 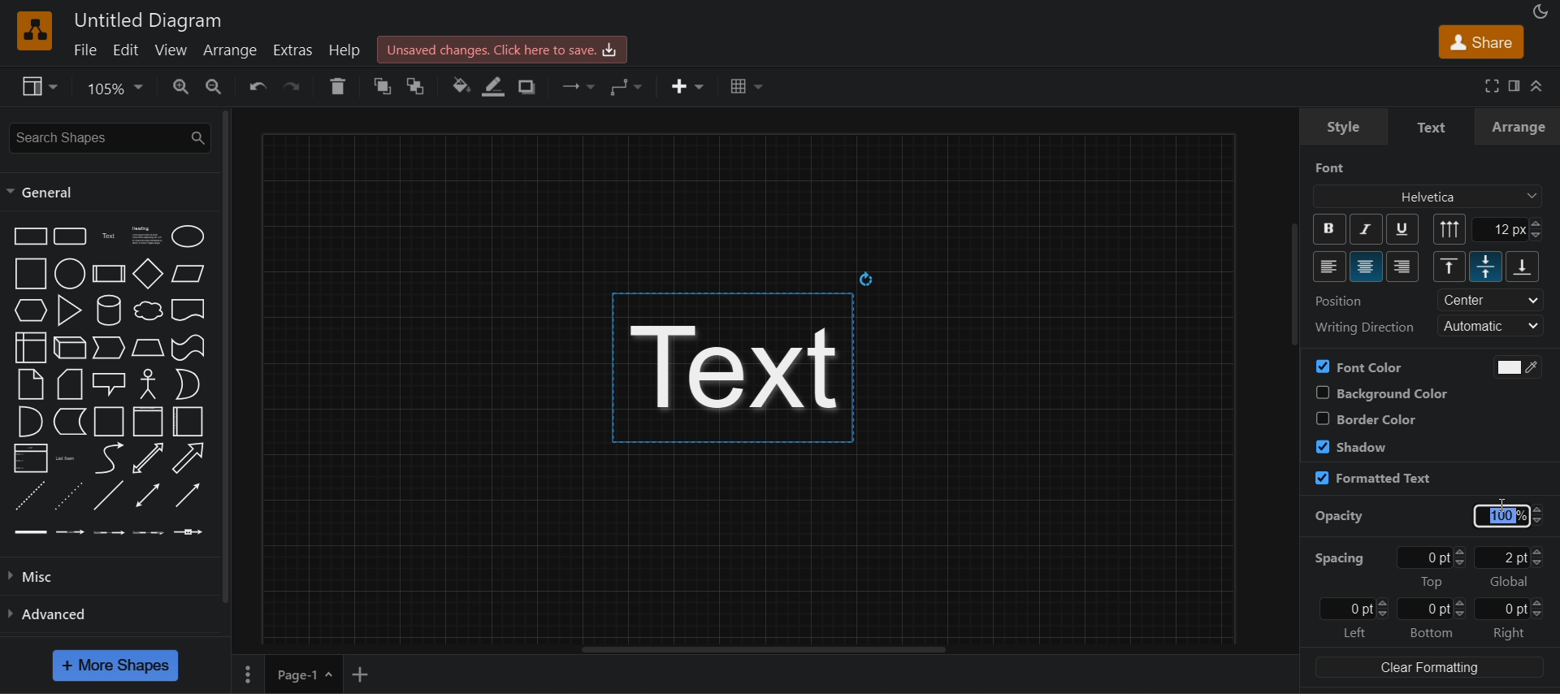 What do you see at coordinates (420, 85) in the screenshot?
I see `t ofront` at bounding box center [420, 85].